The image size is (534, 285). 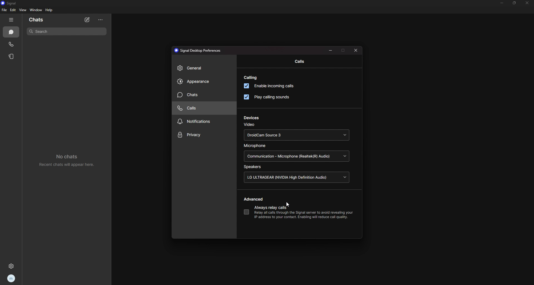 I want to click on signal desktop preferences, so click(x=199, y=50).